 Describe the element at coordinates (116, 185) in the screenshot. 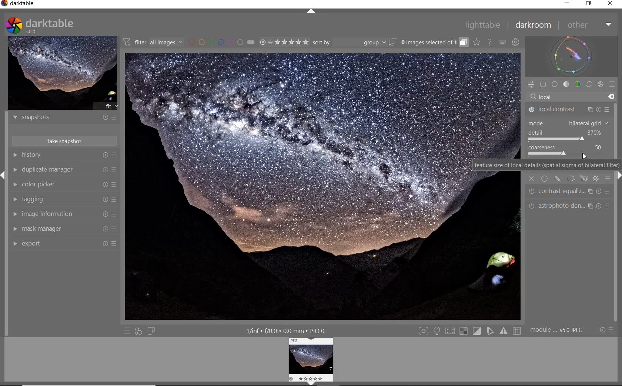

I see `Presets and preferences` at that location.